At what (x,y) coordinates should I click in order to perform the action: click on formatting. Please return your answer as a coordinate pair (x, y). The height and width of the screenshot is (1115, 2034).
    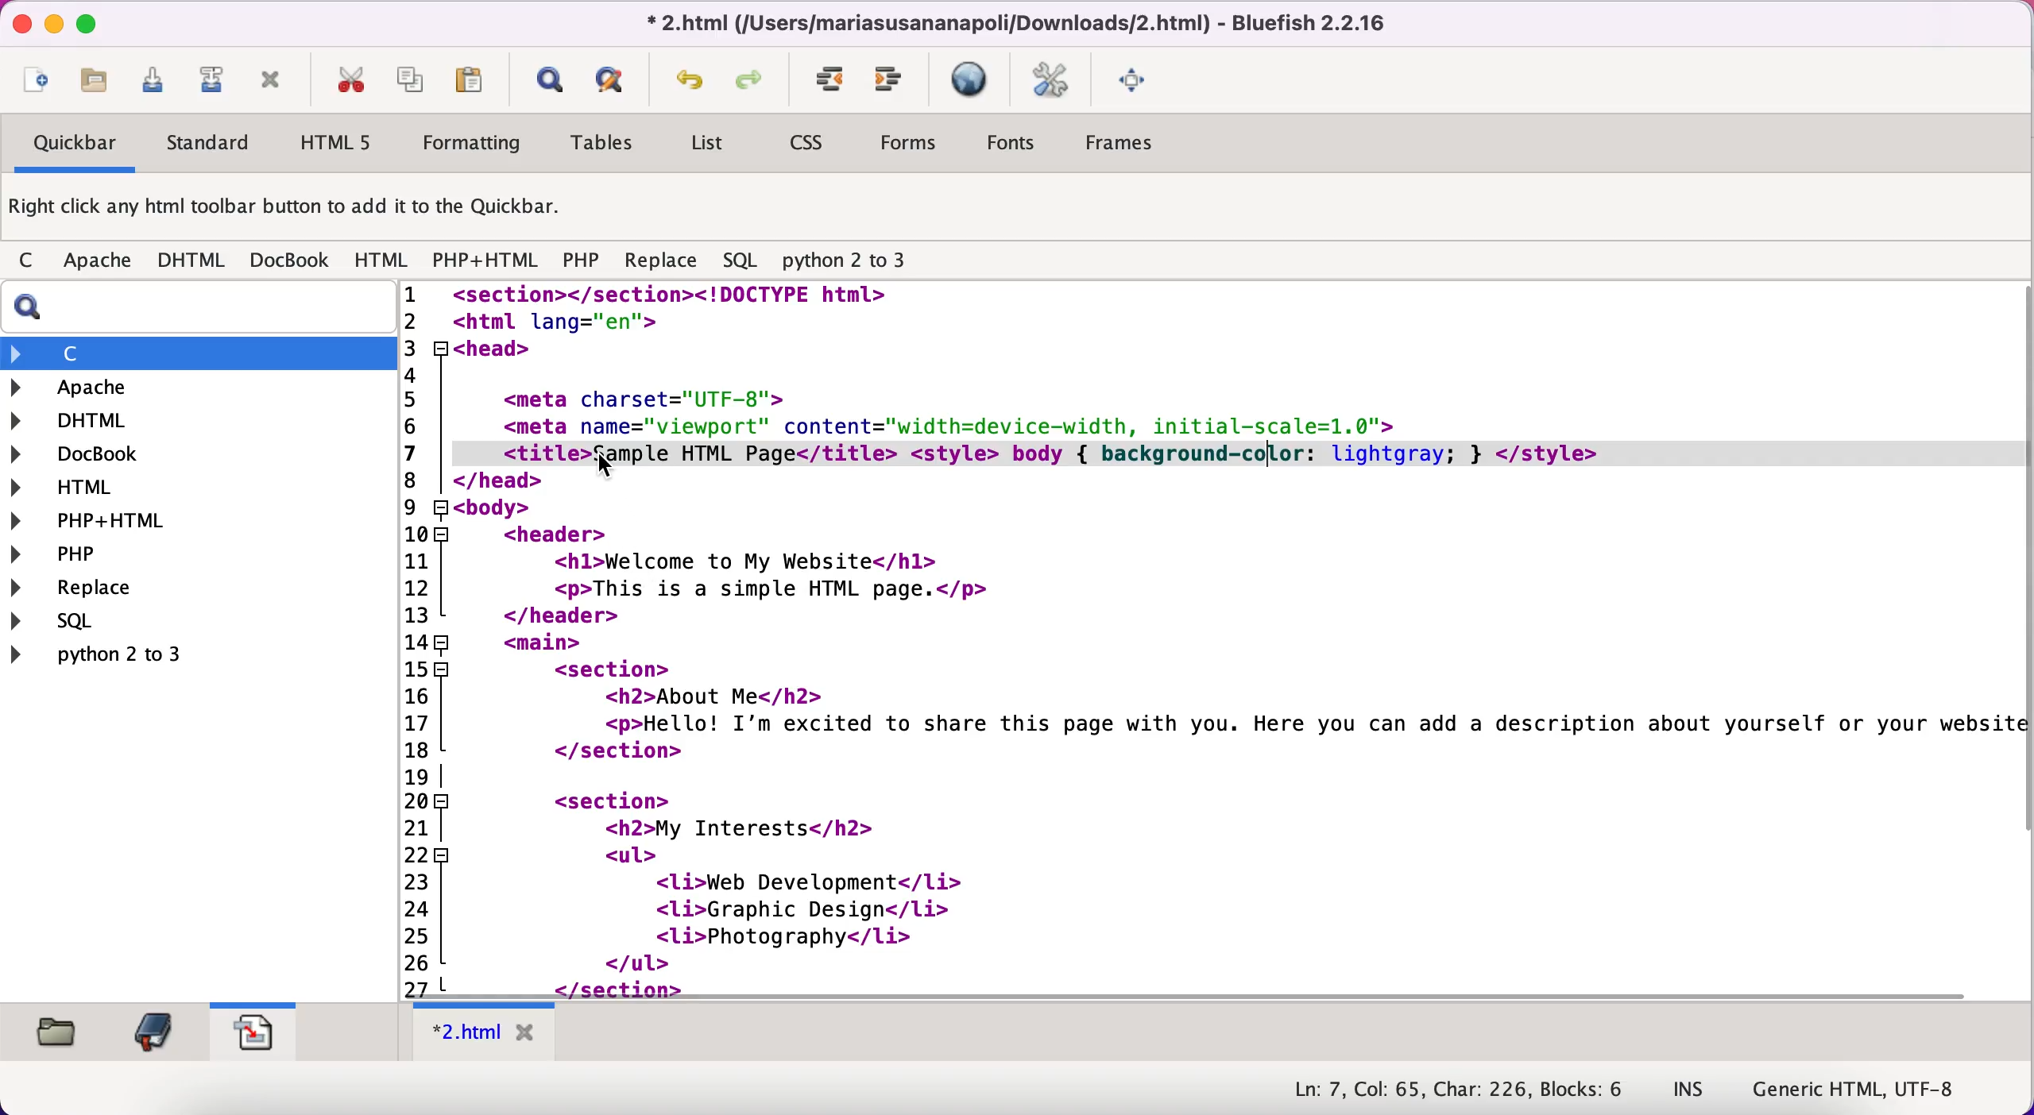
    Looking at the image, I should click on (473, 145).